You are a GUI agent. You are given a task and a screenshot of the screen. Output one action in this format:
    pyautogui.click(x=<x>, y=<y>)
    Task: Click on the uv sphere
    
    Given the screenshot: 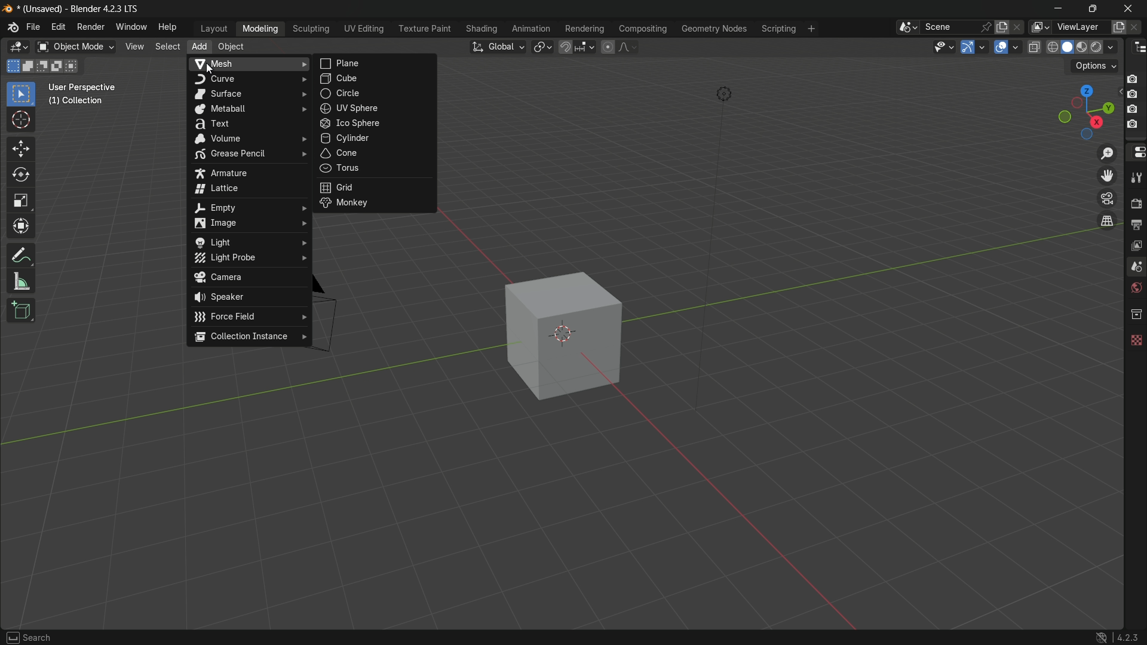 What is the action you would take?
    pyautogui.click(x=375, y=111)
    